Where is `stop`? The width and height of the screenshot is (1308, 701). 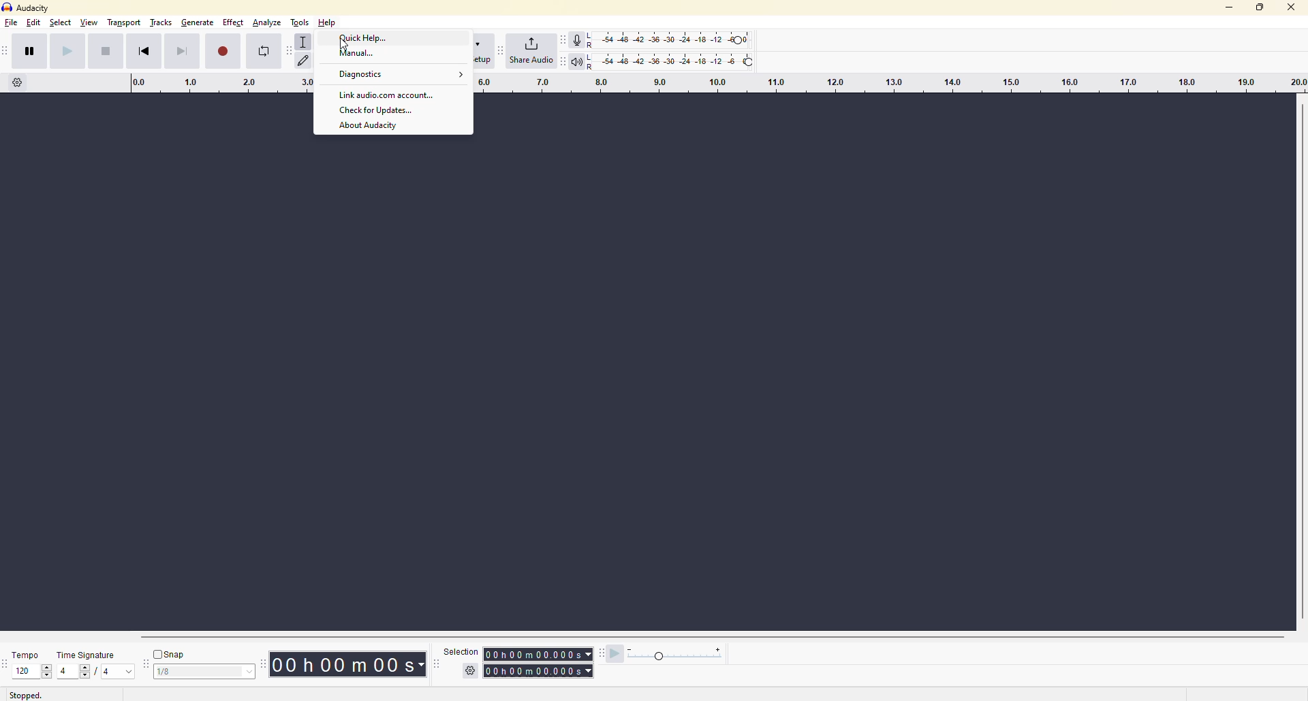
stop is located at coordinates (109, 50).